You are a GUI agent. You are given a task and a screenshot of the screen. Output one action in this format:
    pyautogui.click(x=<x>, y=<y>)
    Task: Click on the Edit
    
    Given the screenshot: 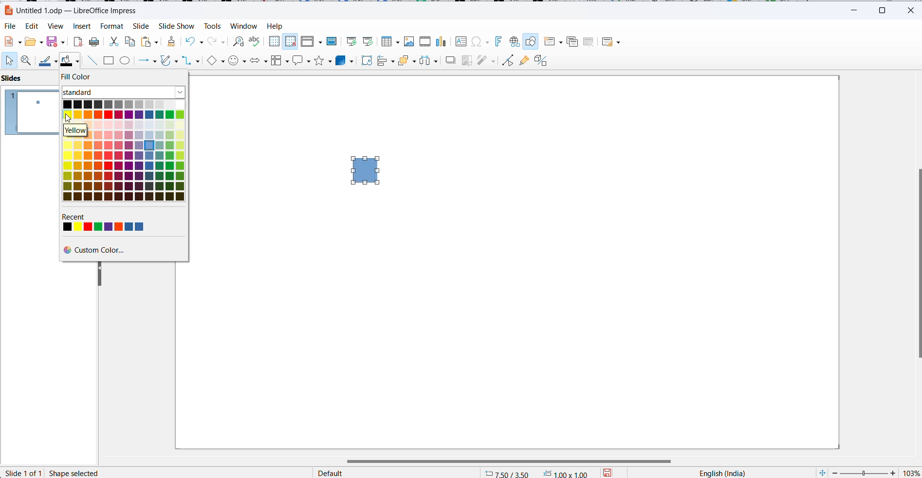 What is the action you would take?
    pyautogui.click(x=33, y=26)
    